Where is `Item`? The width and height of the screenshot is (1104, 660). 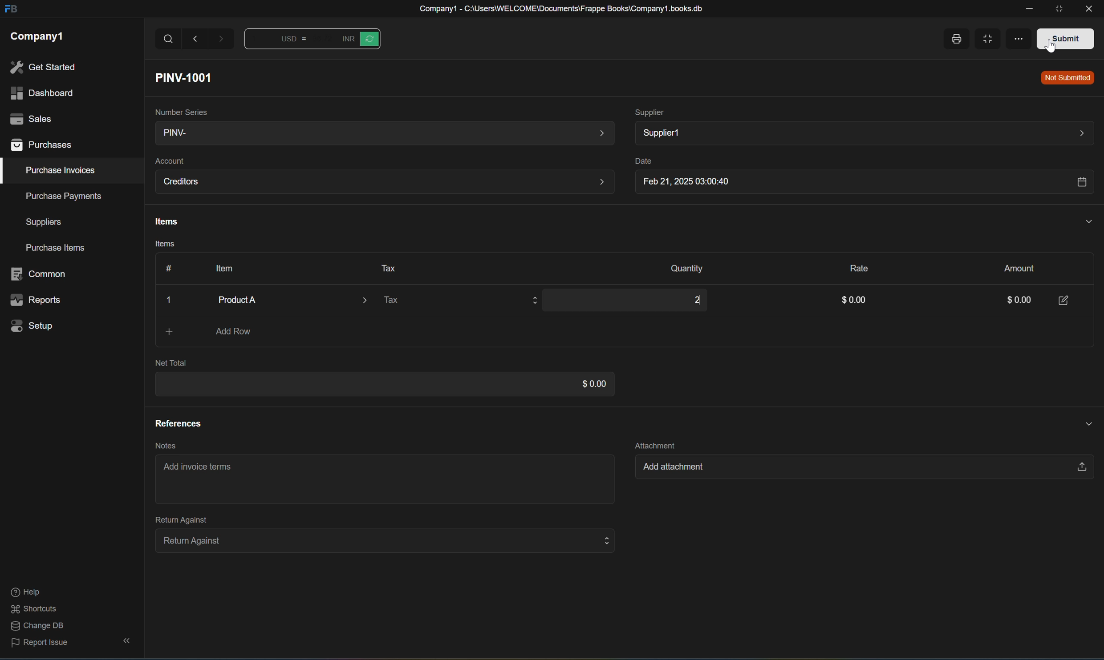
Item is located at coordinates (220, 268).